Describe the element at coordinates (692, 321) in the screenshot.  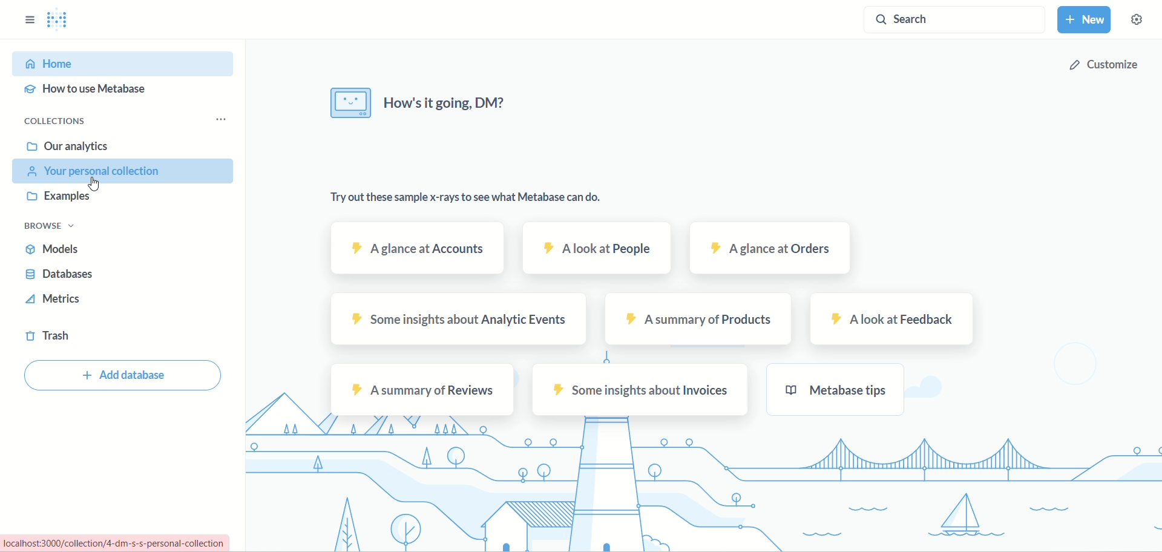
I see `A summary of products` at that location.